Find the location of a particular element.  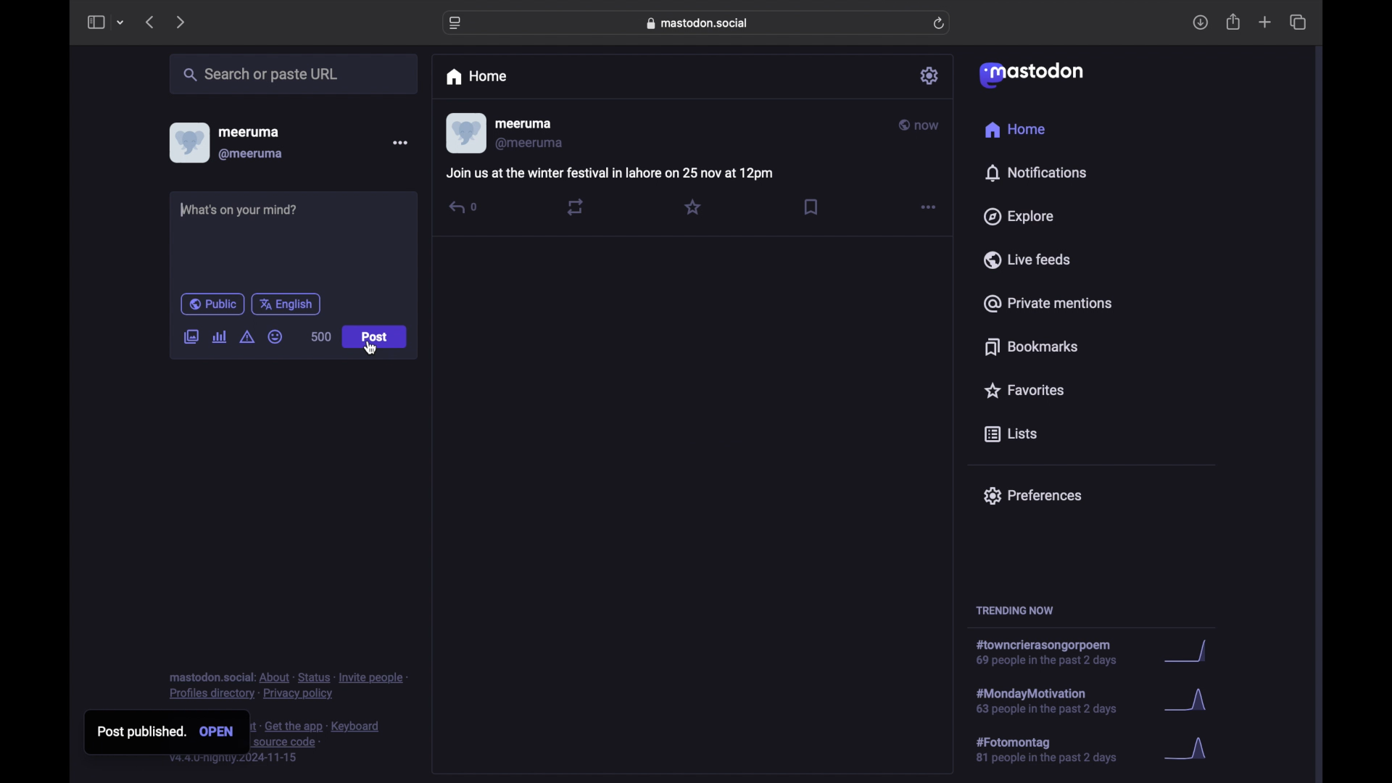

share is located at coordinates (1234, 22).